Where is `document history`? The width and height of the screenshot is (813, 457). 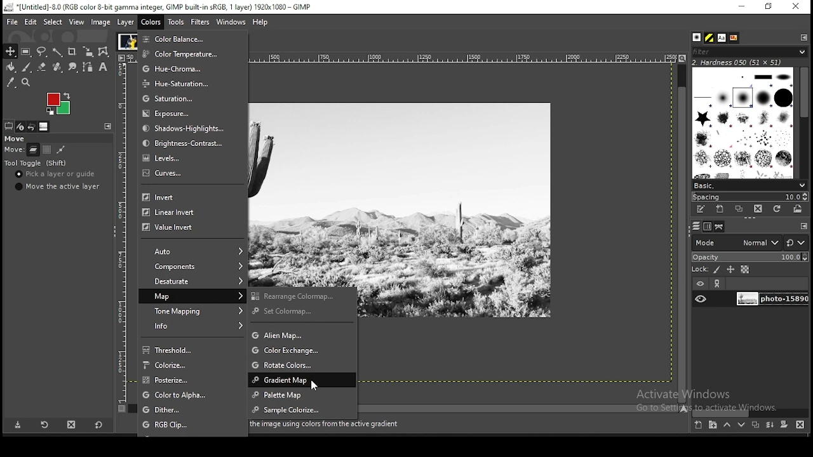 document history is located at coordinates (734, 38).